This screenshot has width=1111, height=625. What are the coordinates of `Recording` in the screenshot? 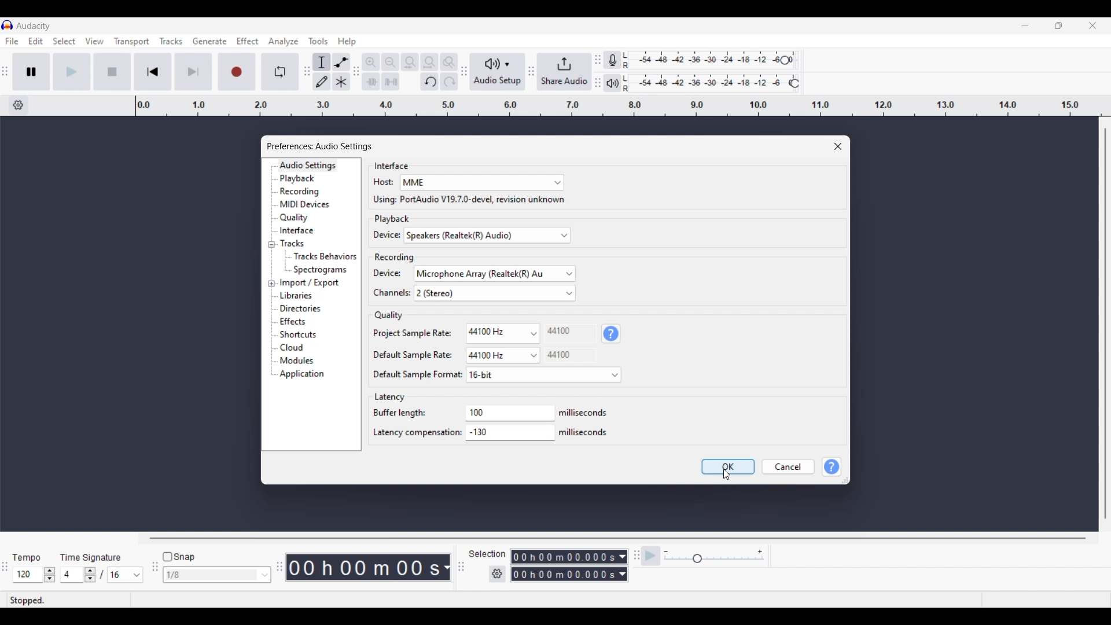 It's located at (309, 192).